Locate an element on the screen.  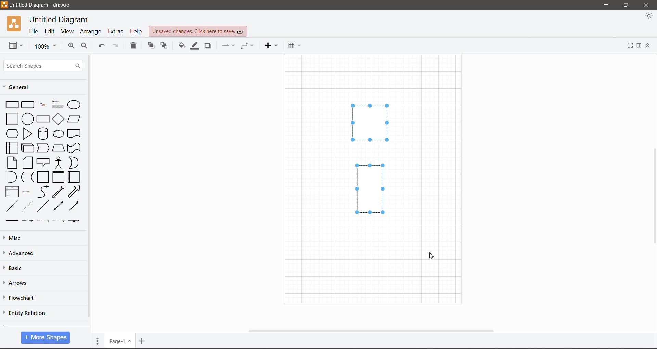
Extras is located at coordinates (115, 31).